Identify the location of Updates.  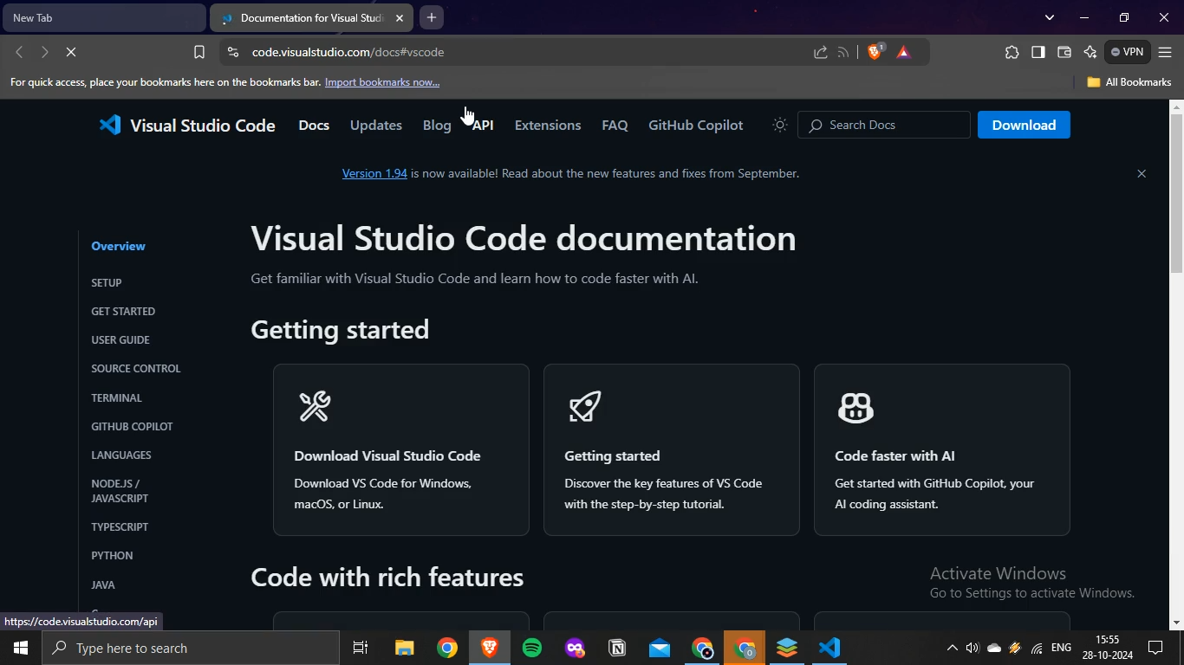
(377, 126).